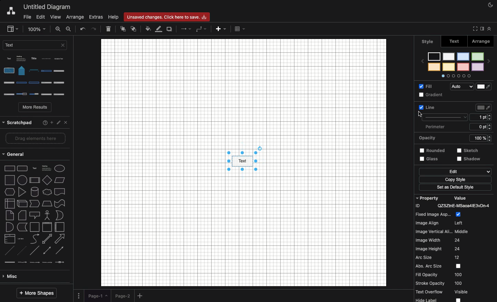  What do you see at coordinates (201, 29) in the screenshot?
I see `Waypoints` at bounding box center [201, 29].